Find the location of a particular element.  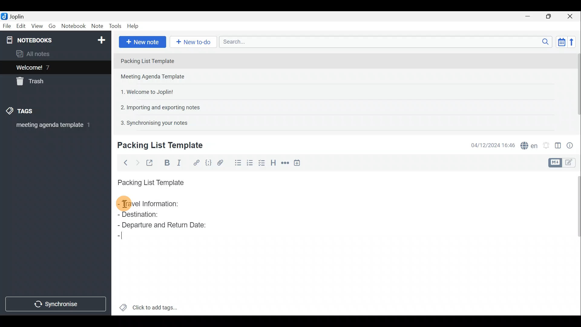

All notes is located at coordinates (35, 54).